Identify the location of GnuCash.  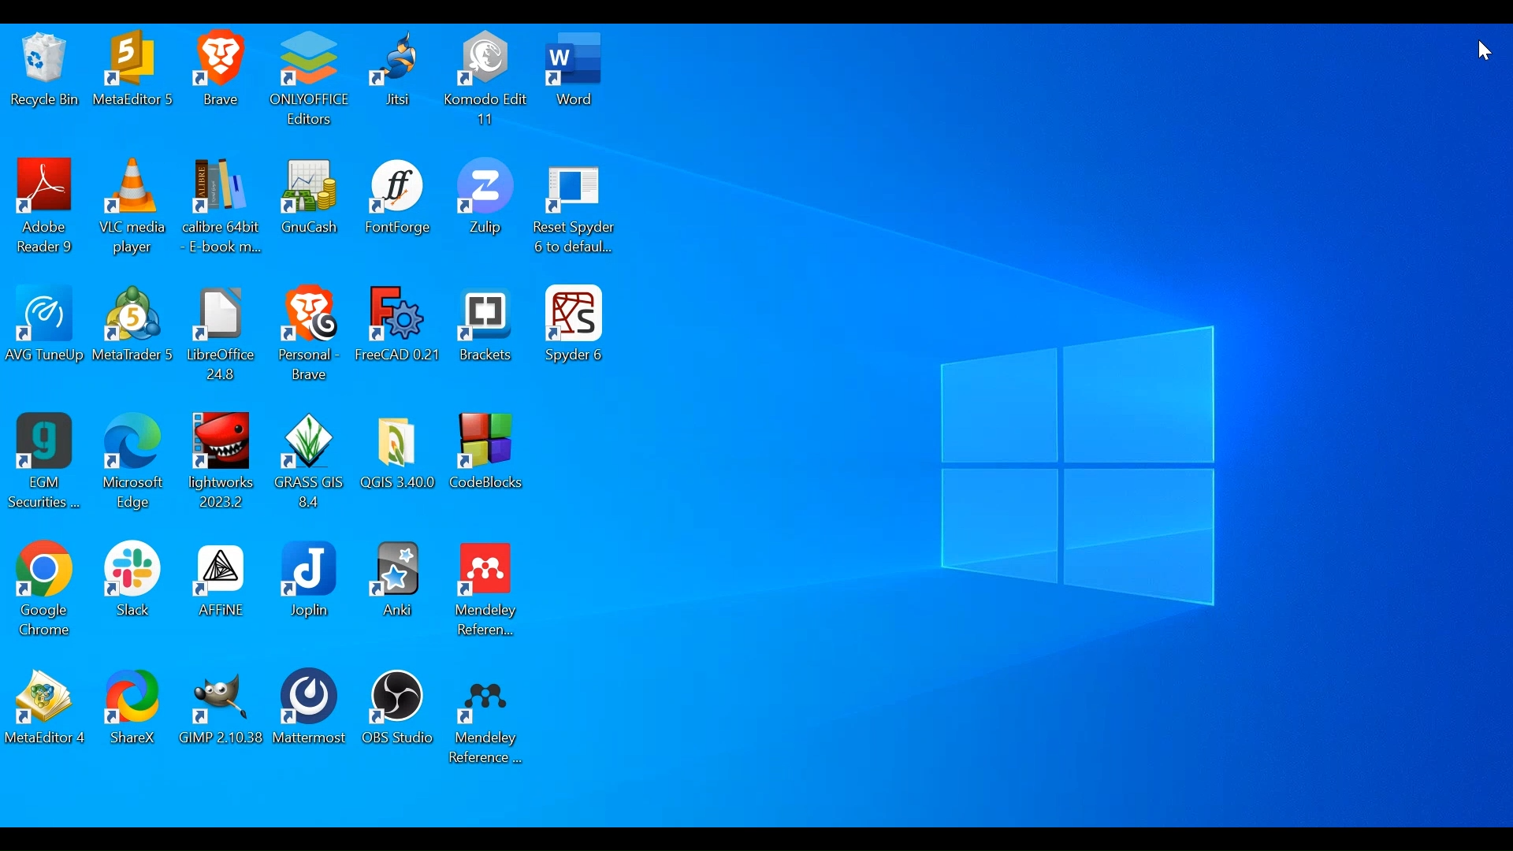
(310, 209).